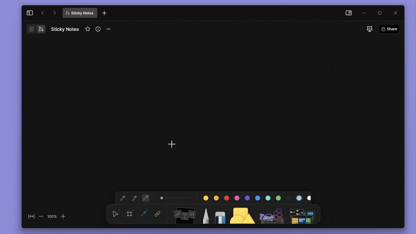 This screenshot has height=234, width=416. I want to click on collapse sidebar, so click(30, 13).